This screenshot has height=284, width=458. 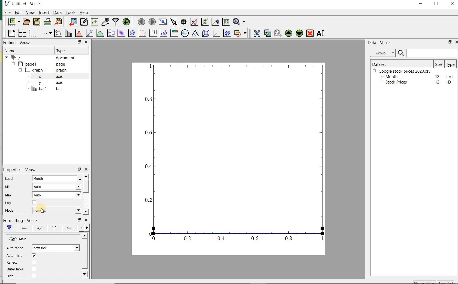 I want to click on Stock prices, so click(x=394, y=82).